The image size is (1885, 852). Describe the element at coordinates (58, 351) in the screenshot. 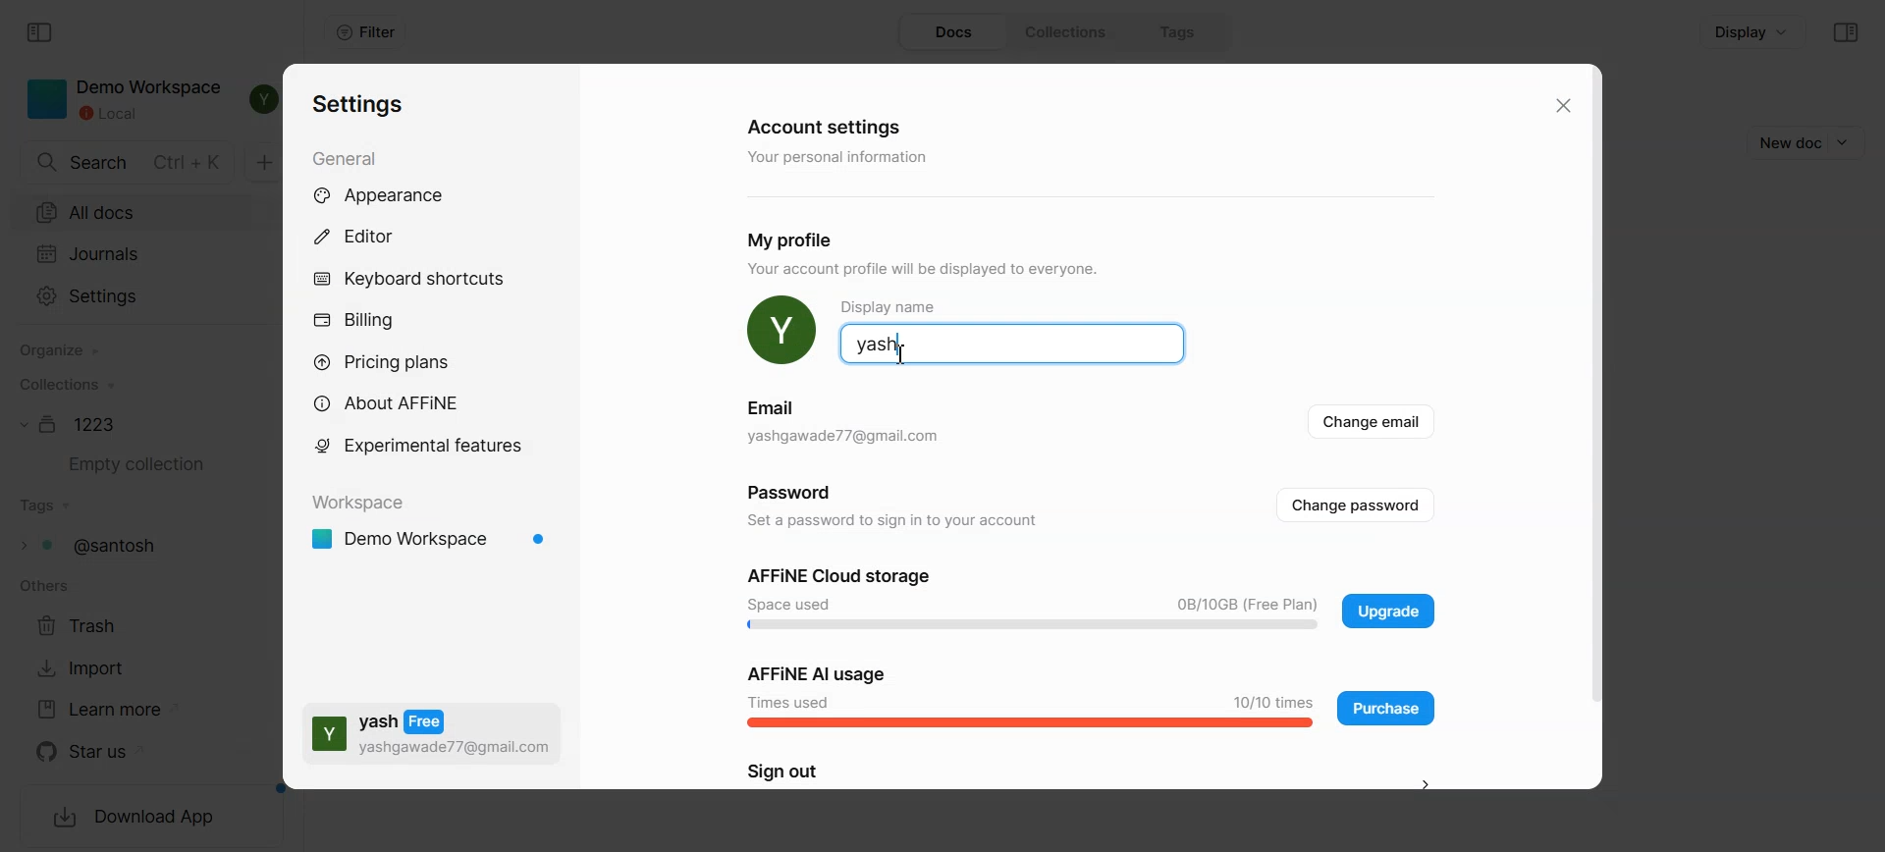

I see `Organize` at that location.